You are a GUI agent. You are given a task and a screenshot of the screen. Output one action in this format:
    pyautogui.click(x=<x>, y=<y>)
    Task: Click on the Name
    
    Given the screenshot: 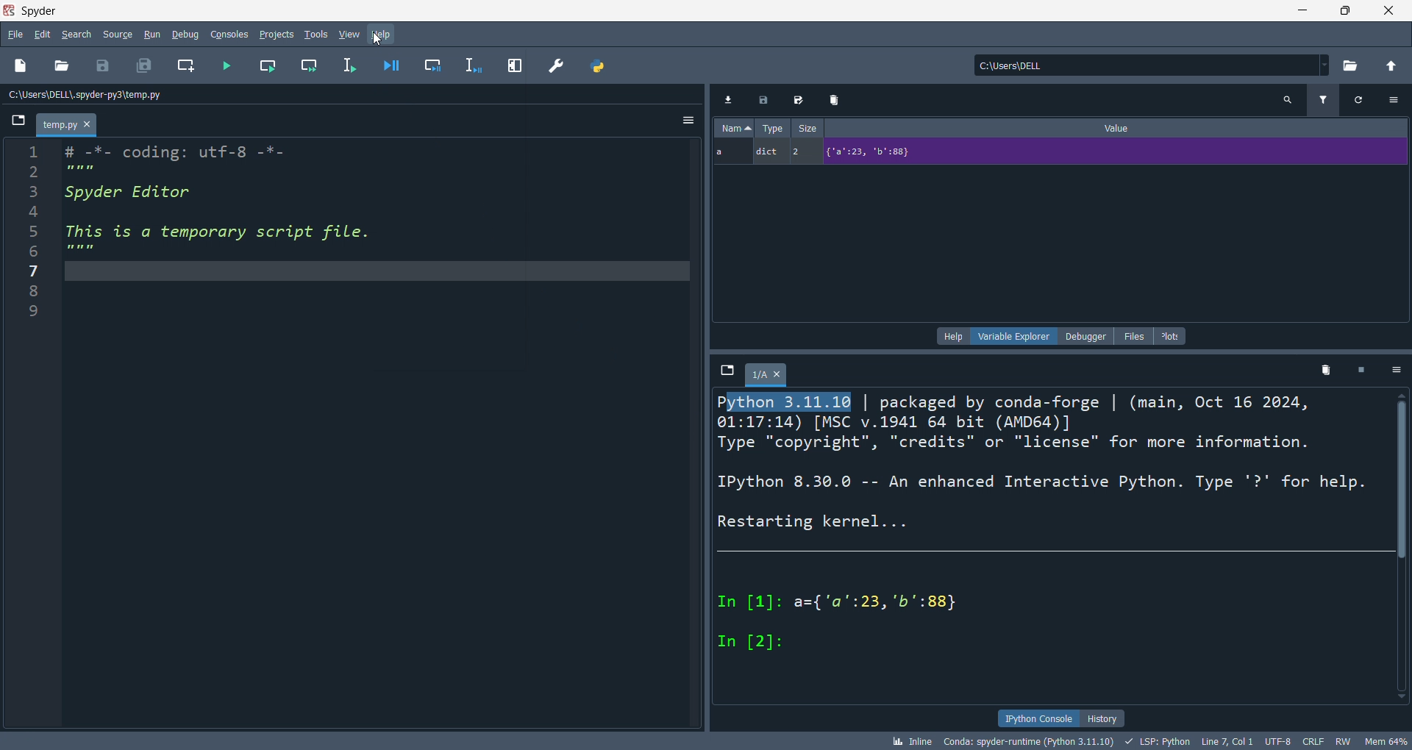 What is the action you would take?
    pyautogui.click(x=733, y=128)
    